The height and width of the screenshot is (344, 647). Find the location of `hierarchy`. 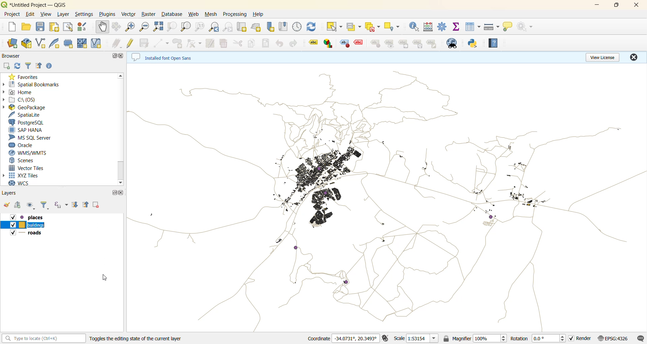

hierarchy is located at coordinates (418, 44).